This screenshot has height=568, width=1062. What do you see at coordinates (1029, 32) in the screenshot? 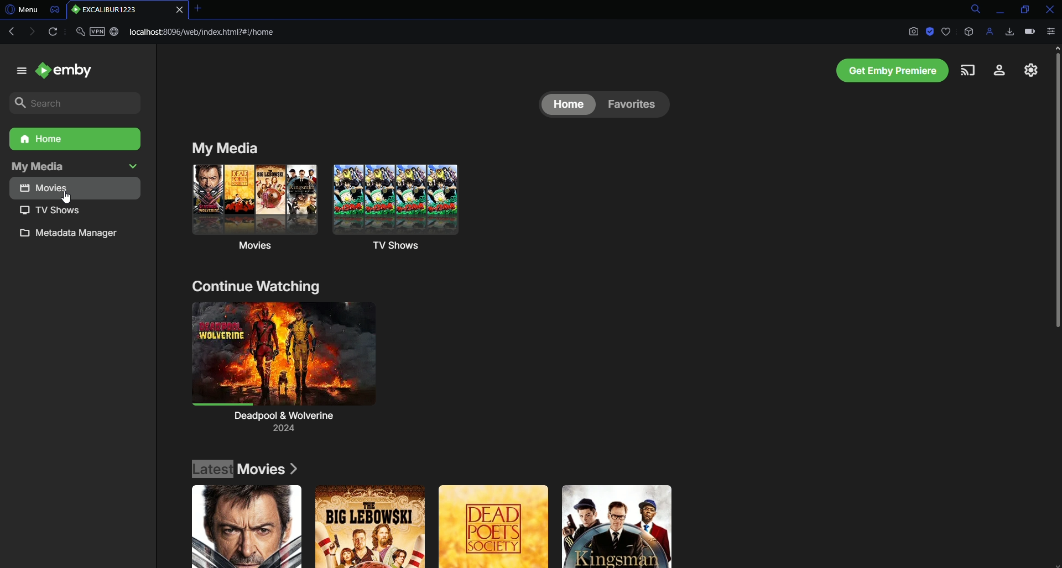
I see `Battery` at bounding box center [1029, 32].